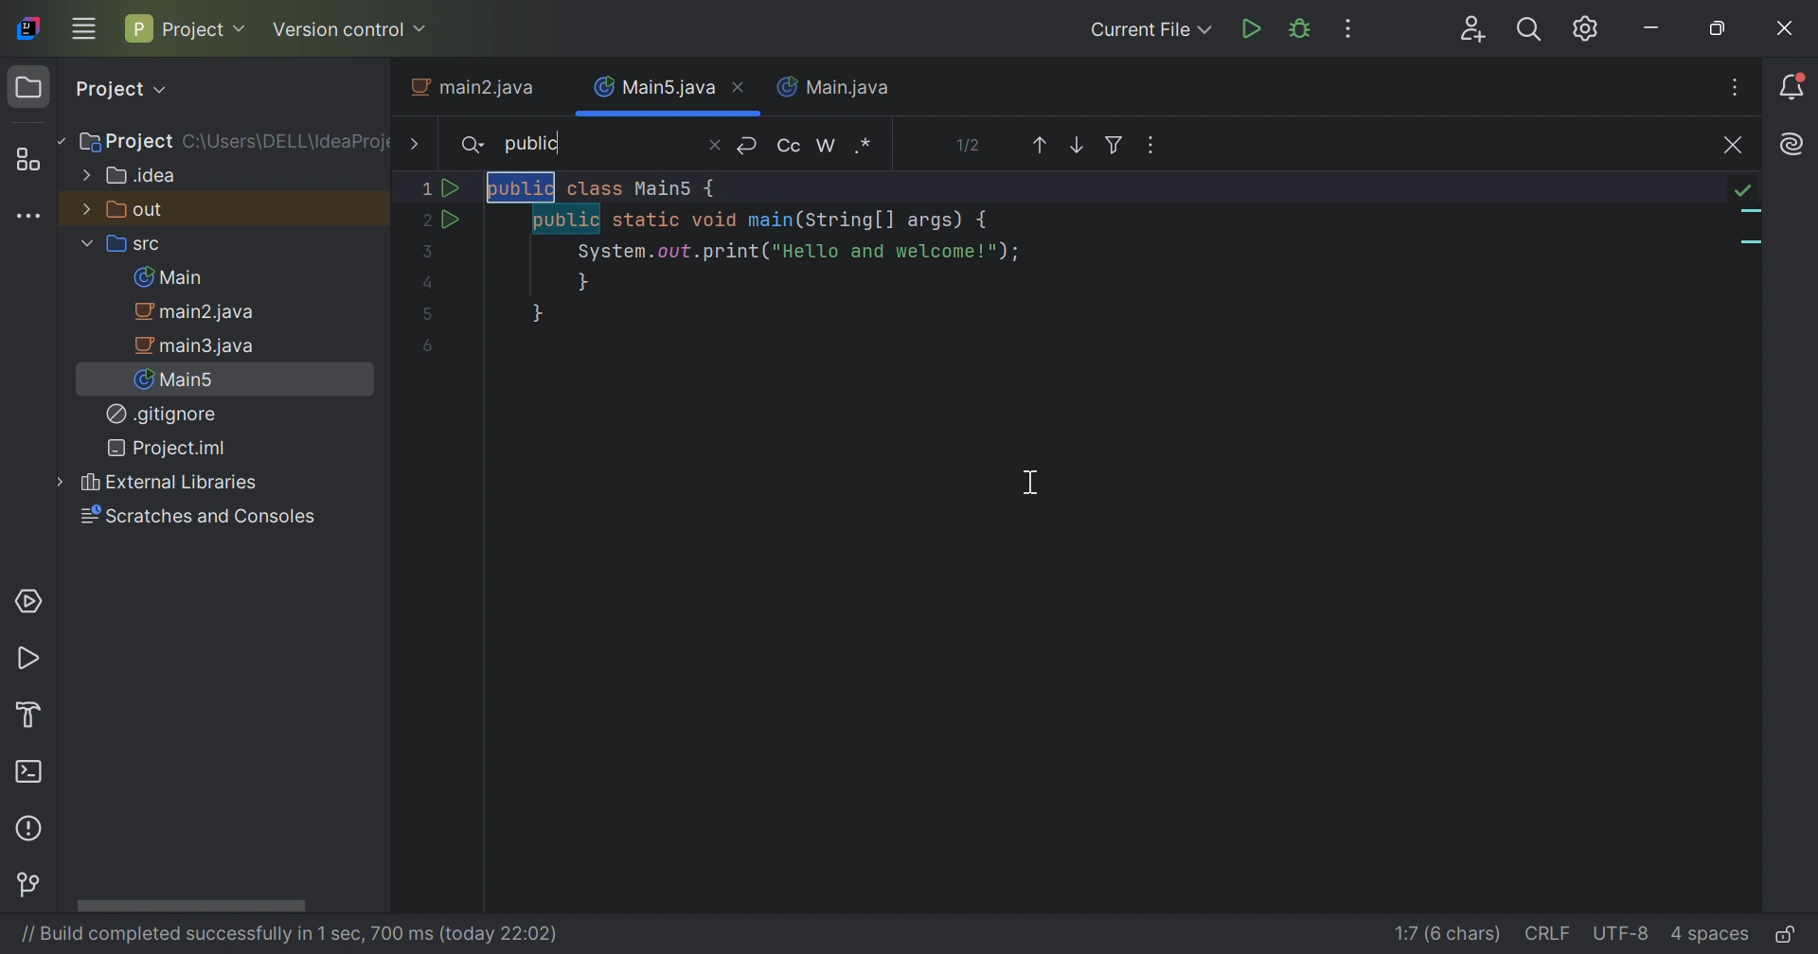 The width and height of the screenshot is (1818, 954). What do you see at coordinates (124, 208) in the screenshot?
I see `out` at bounding box center [124, 208].